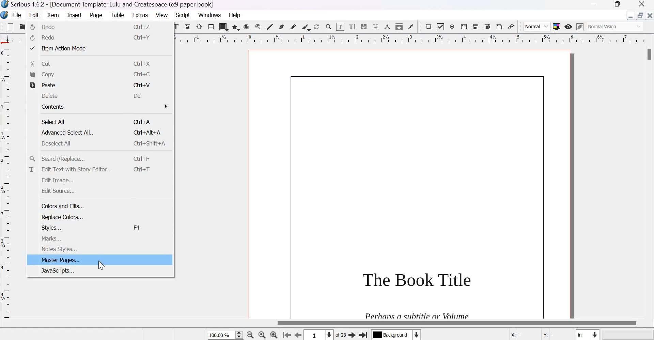 This screenshot has height=340, width=654. I want to click on Rotate item, so click(317, 27).